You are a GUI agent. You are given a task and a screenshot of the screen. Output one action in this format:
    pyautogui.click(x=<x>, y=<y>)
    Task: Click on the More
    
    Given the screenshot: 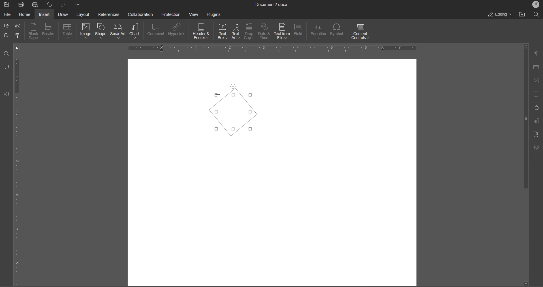 What is the action you would take?
    pyautogui.click(x=78, y=4)
    